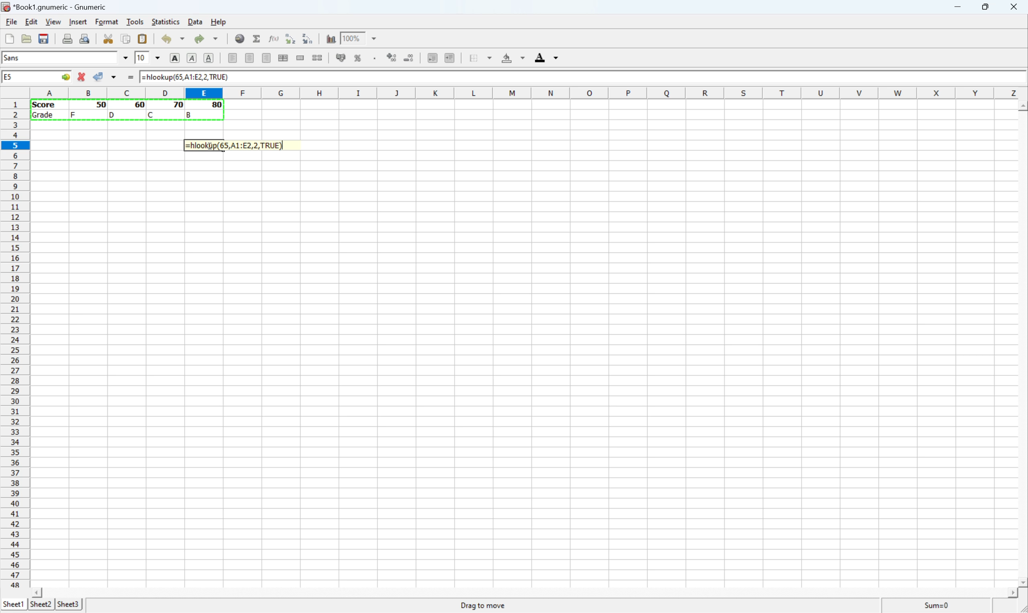 The width and height of the screenshot is (1028, 613). What do you see at coordinates (190, 59) in the screenshot?
I see `Italic` at bounding box center [190, 59].